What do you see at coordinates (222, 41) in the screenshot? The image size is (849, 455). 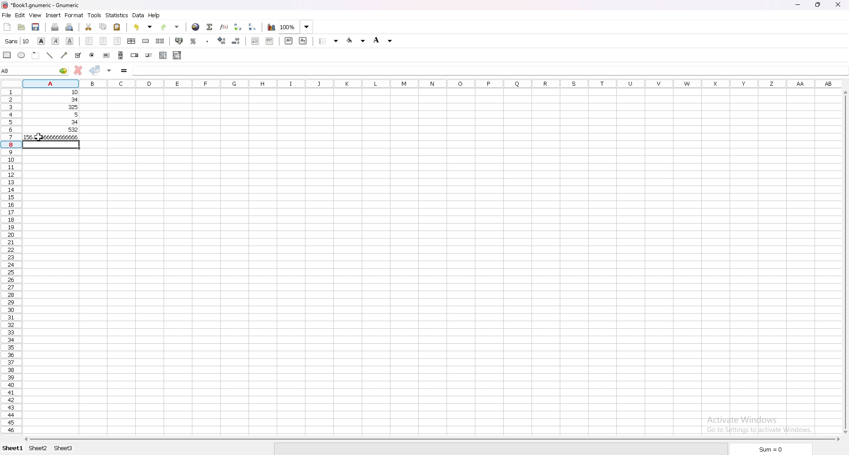 I see `increase decimals` at bounding box center [222, 41].